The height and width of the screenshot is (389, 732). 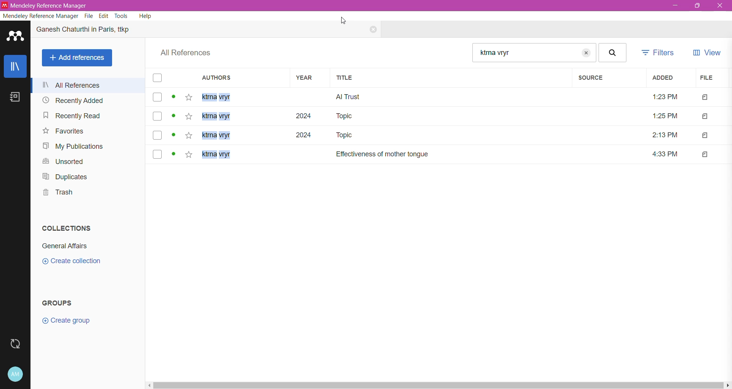 I want to click on view status, so click(x=175, y=155).